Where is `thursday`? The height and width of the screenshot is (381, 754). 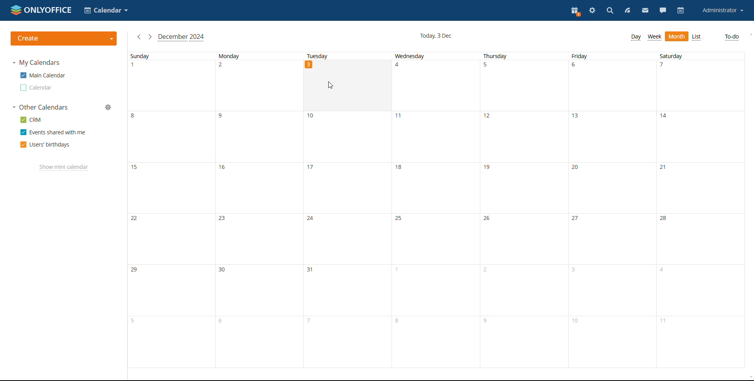 thursday is located at coordinates (524, 210).